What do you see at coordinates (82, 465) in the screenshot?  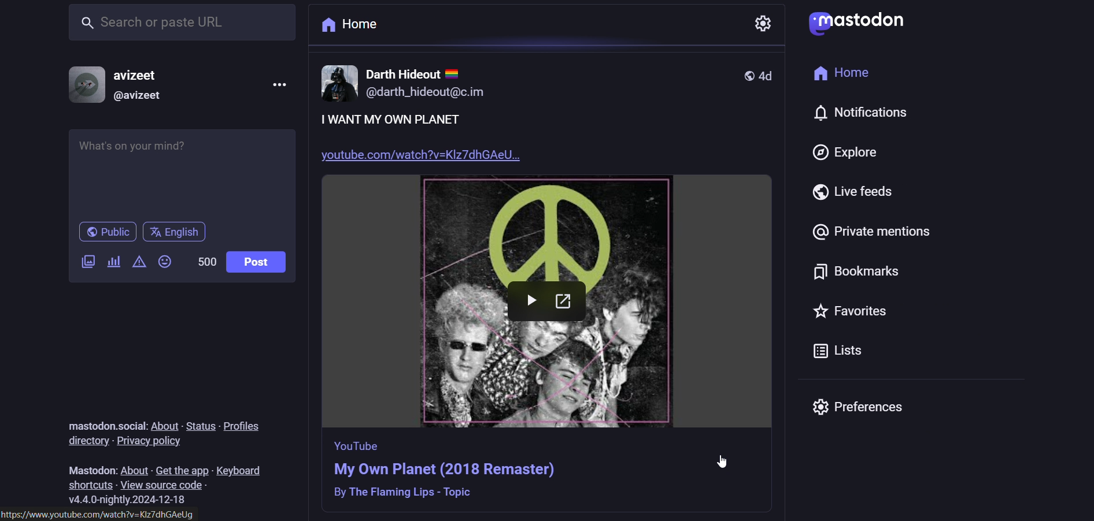 I see `text` at bounding box center [82, 465].